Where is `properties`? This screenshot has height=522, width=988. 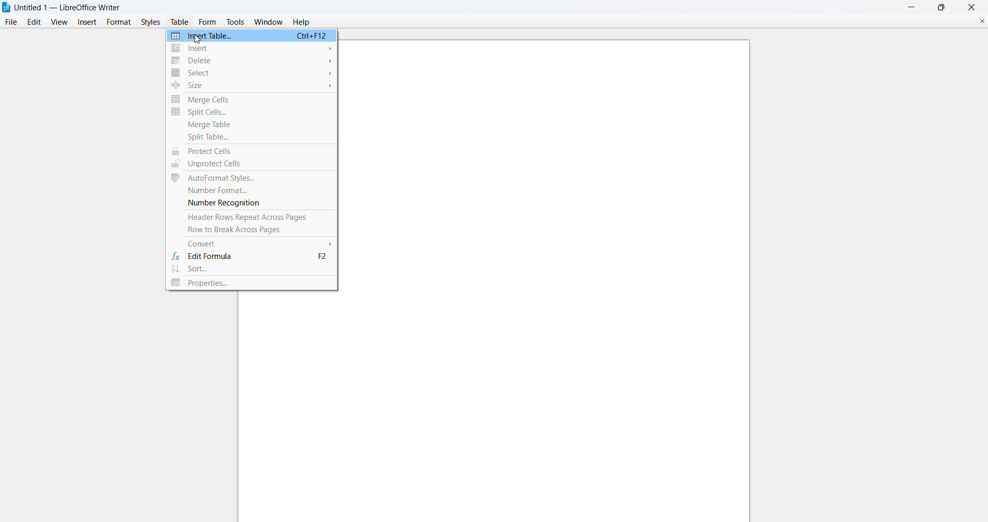
properties is located at coordinates (252, 284).